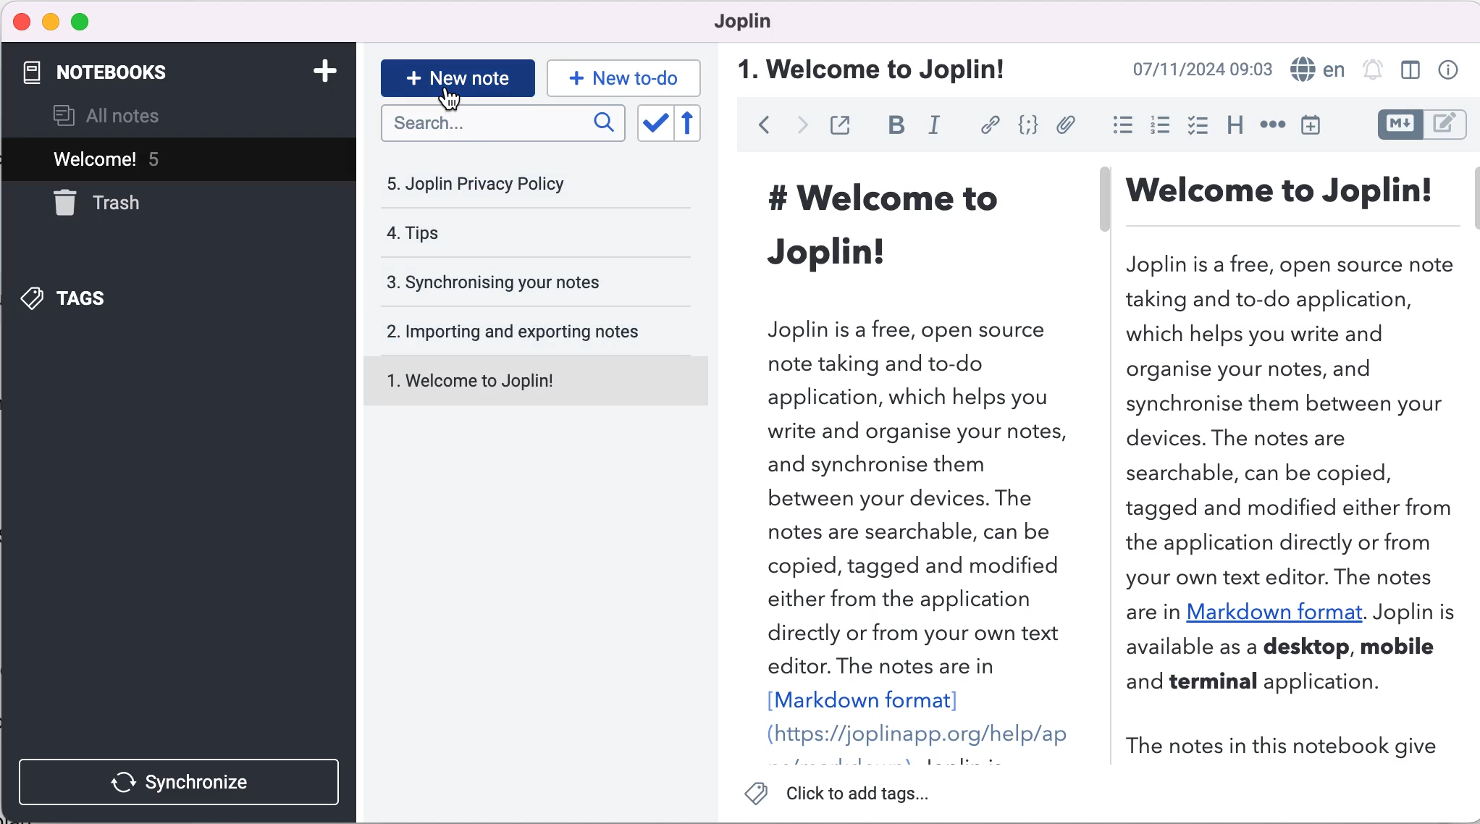 The width and height of the screenshot is (1480, 824). Describe the element at coordinates (84, 21) in the screenshot. I see `maximize` at that location.